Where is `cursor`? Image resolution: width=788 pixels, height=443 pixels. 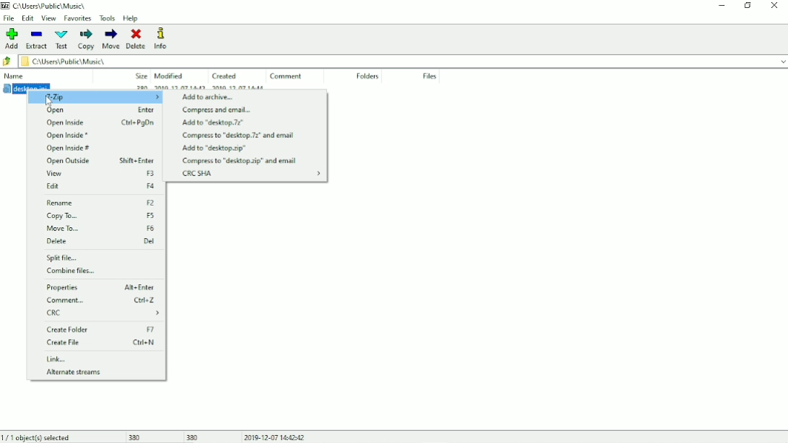 cursor is located at coordinates (51, 102).